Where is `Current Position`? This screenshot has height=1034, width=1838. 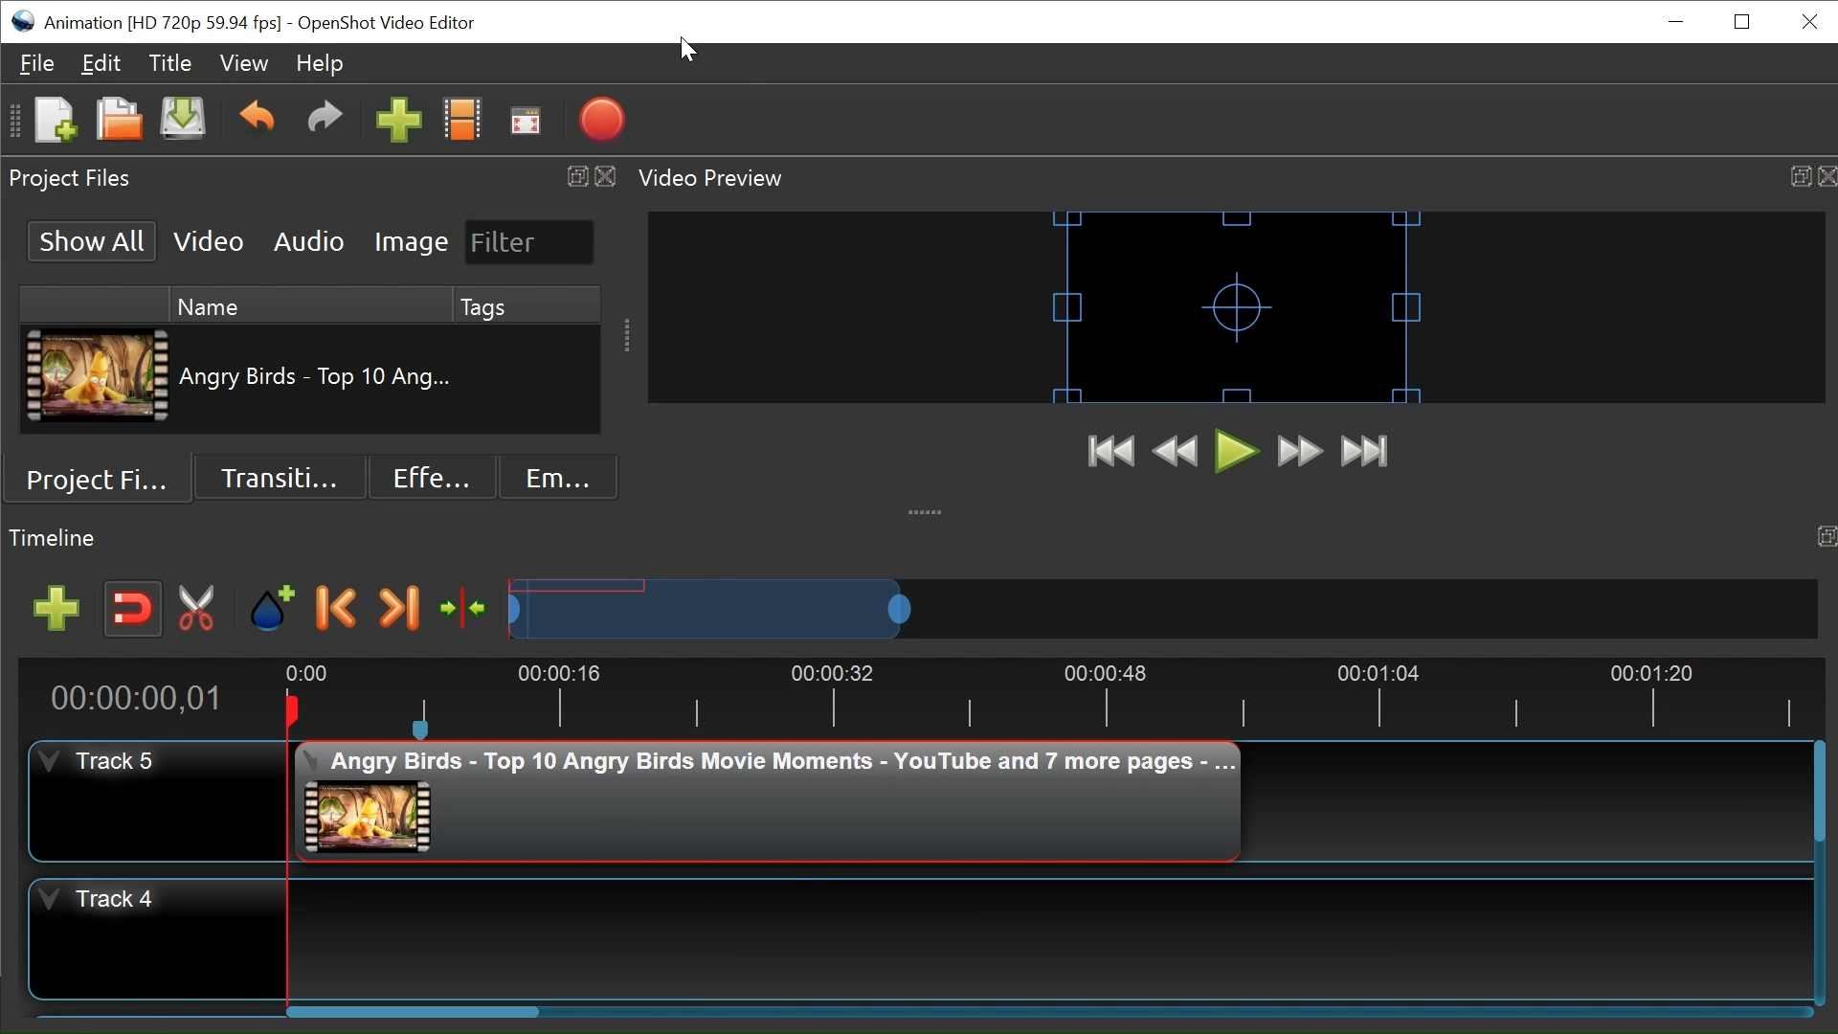 Current Position is located at coordinates (140, 696).